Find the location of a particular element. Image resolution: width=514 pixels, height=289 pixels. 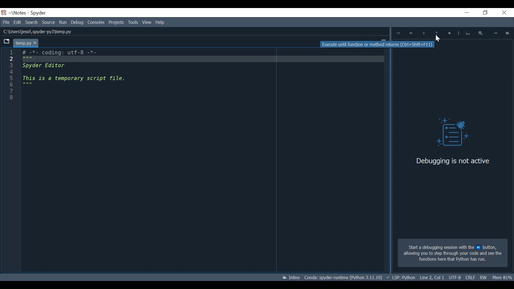

Close is located at coordinates (503, 13).